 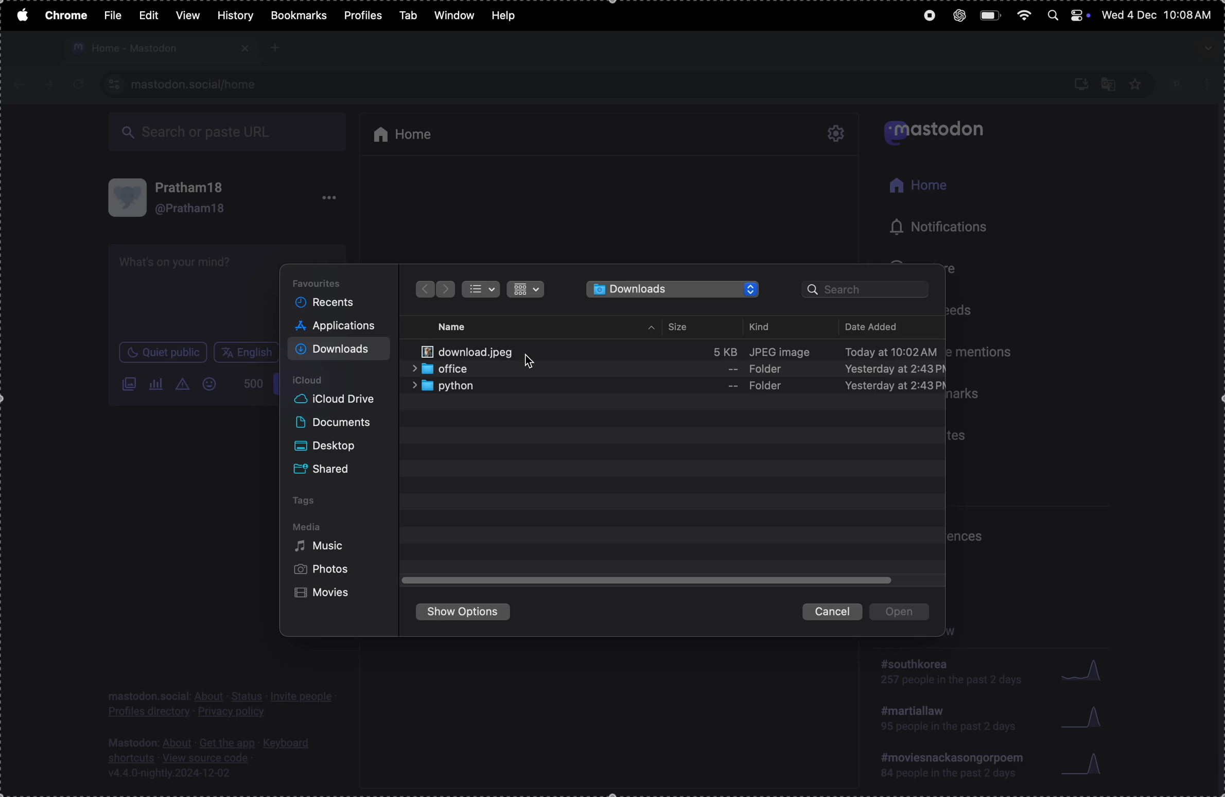 I want to click on Mastdon url, so click(x=197, y=84).